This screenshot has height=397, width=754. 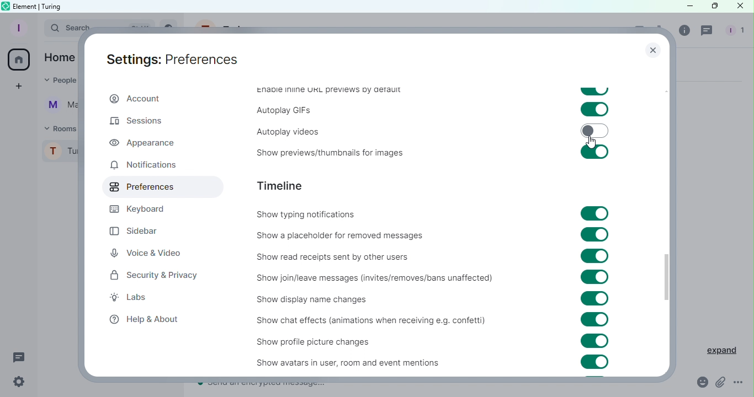 What do you see at coordinates (685, 33) in the screenshot?
I see `Room info` at bounding box center [685, 33].